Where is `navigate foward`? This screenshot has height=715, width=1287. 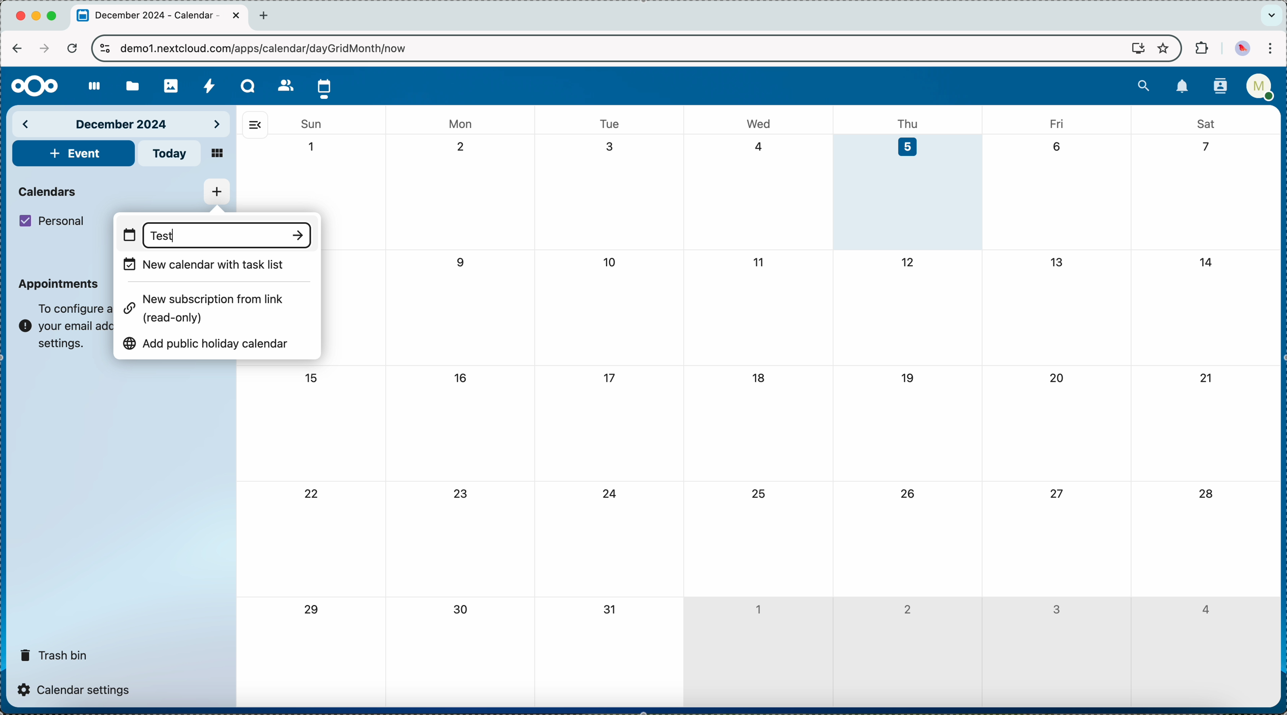
navigate foward is located at coordinates (42, 48).